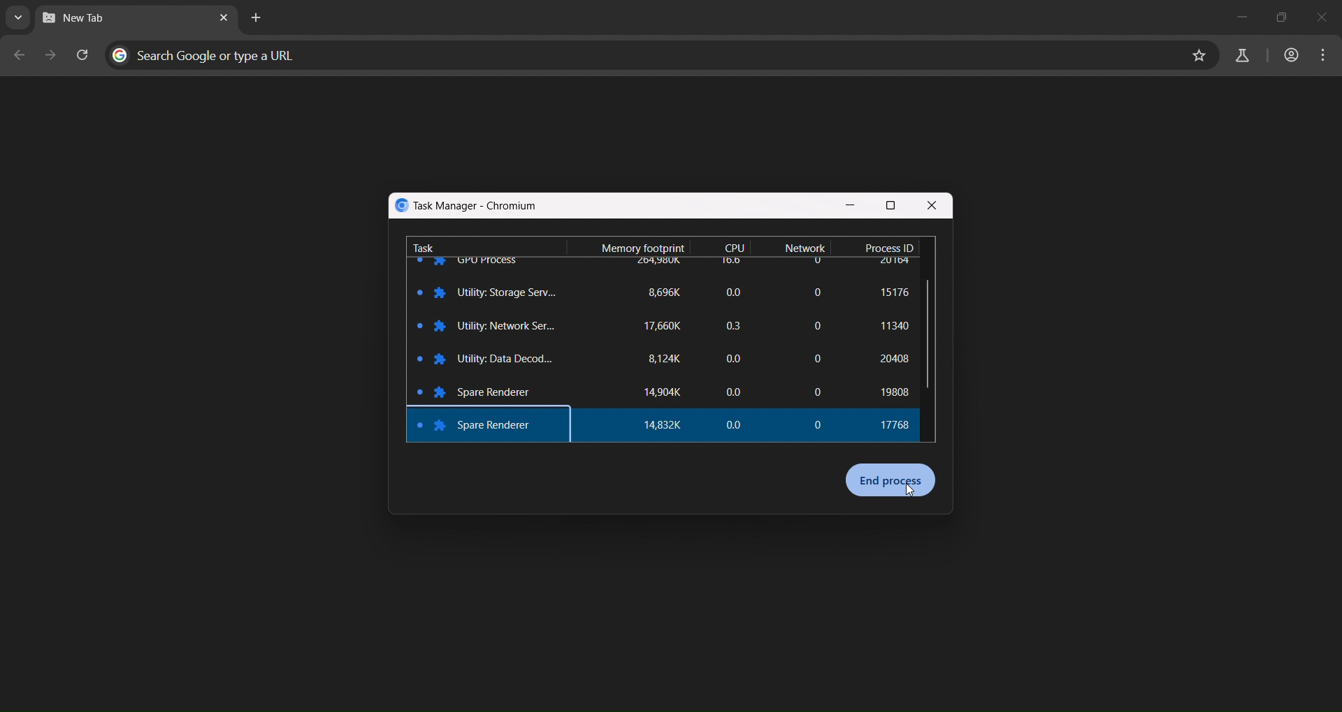 This screenshot has height=712, width=1342. What do you see at coordinates (888, 357) in the screenshot?
I see `20408` at bounding box center [888, 357].